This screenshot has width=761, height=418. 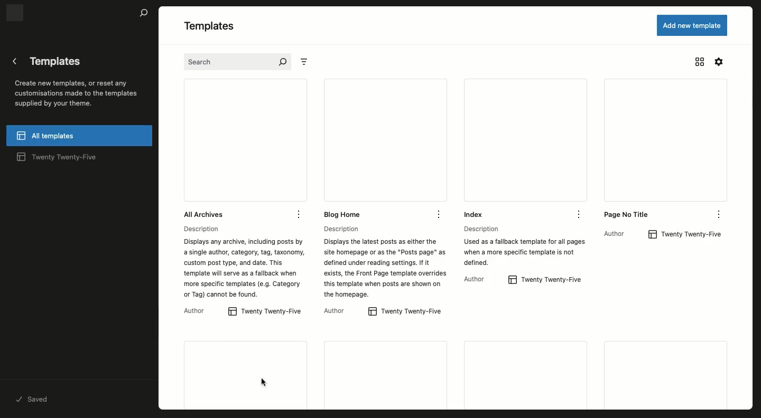 I want to click on Create new templates, or reset any customisations made to the templates supplied by your theme., so click(x=78, y=98).